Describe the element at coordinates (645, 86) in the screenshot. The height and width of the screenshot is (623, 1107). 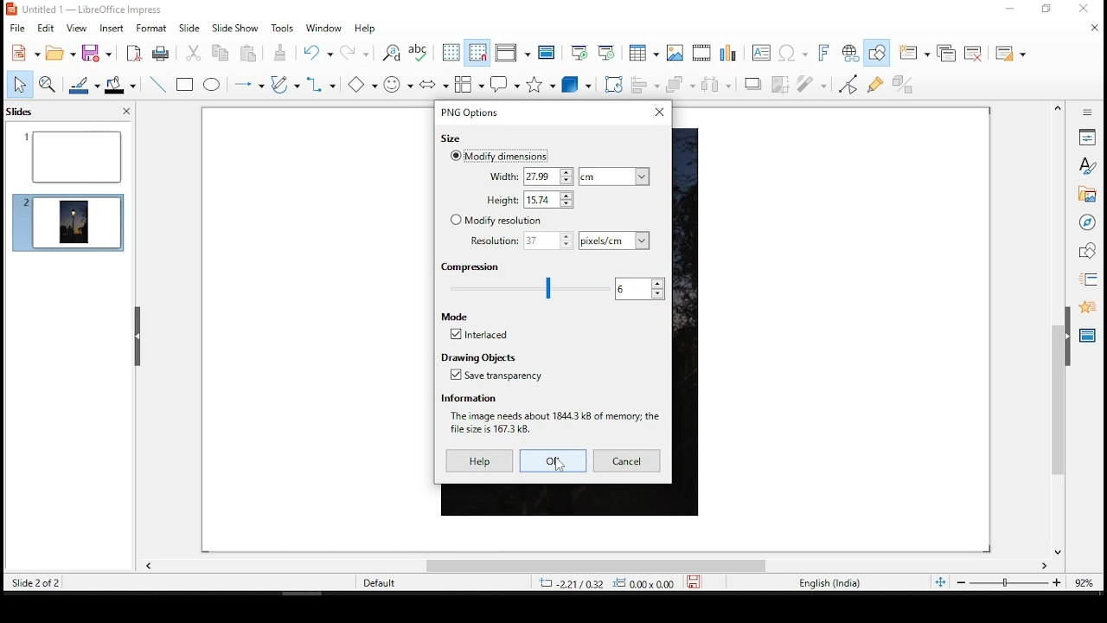
I see `align objects` at that location.